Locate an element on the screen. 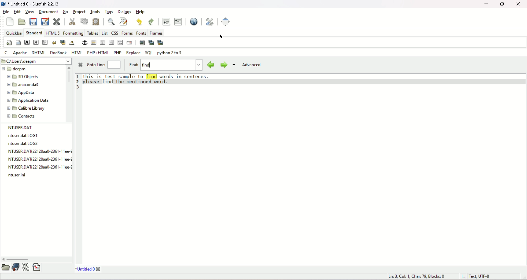  NTUSER.DAT is located at coordinates (19, 127).